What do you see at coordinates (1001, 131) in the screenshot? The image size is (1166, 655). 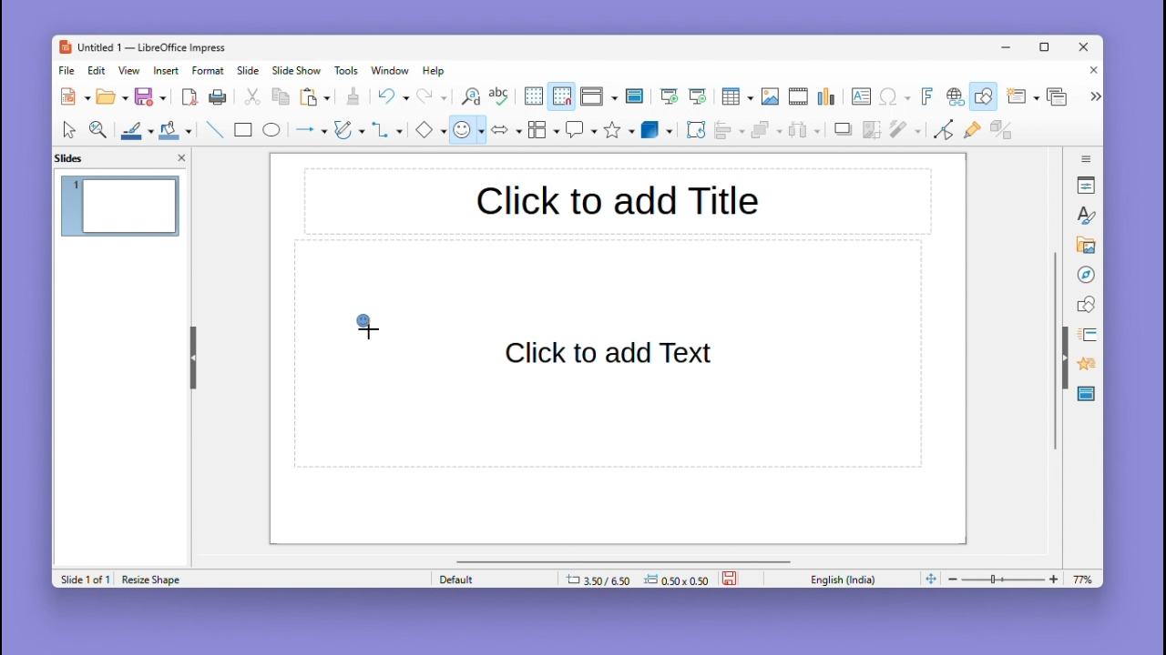 I see `Toggle extrusion` at bounding box center [1001, 131].